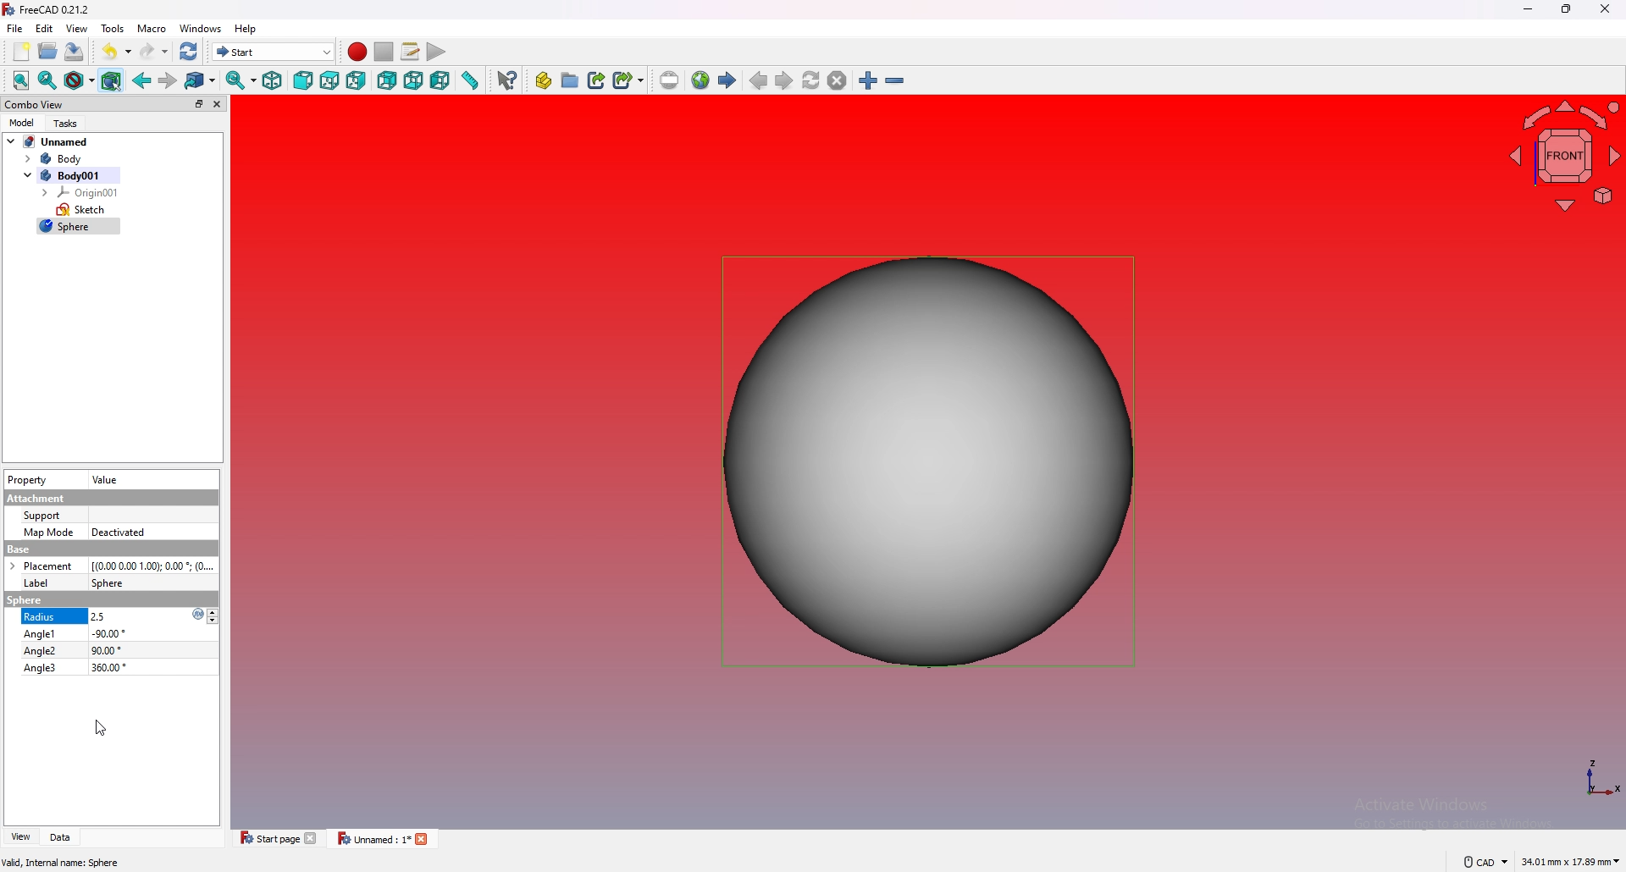 Image resolution: width=1626 pixels, height=872 pixels. I want to click on property, so click(29, 480).